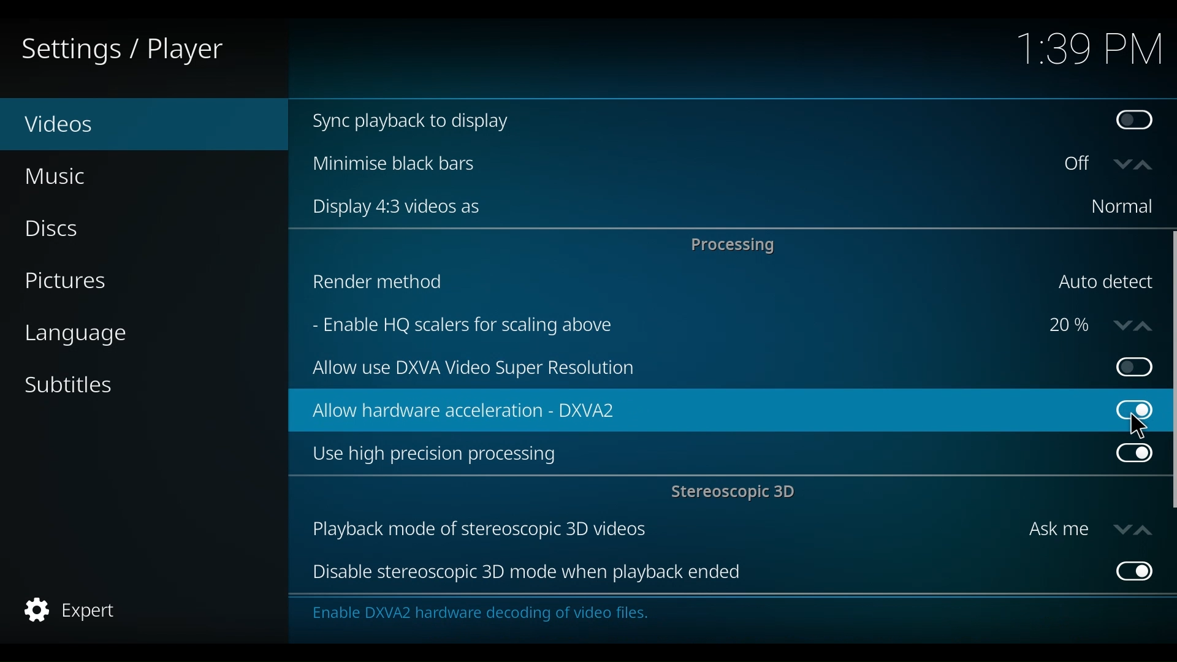 The height and width of the screenshot is (662, 1177). Describe the element at coordinates (1137, 122) in the screenshot. I see `Toggle Sync playback to display` at that location.